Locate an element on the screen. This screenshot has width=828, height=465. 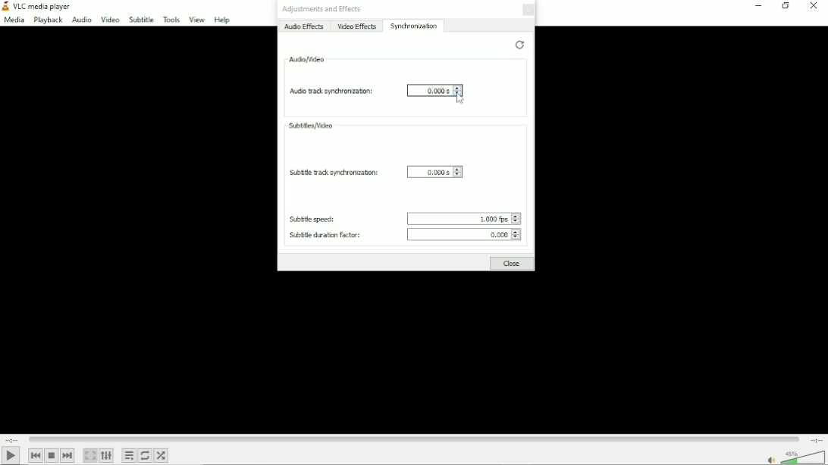
Subtitle track synchronization is located at coordinates (334, 173).